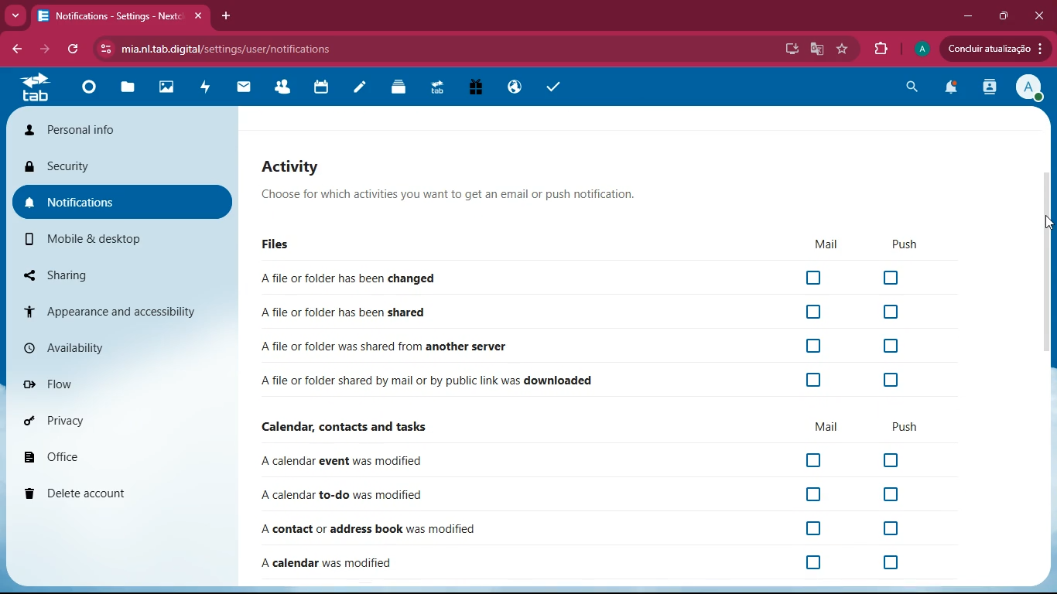  I want to click on desktop, so click(789, 50).